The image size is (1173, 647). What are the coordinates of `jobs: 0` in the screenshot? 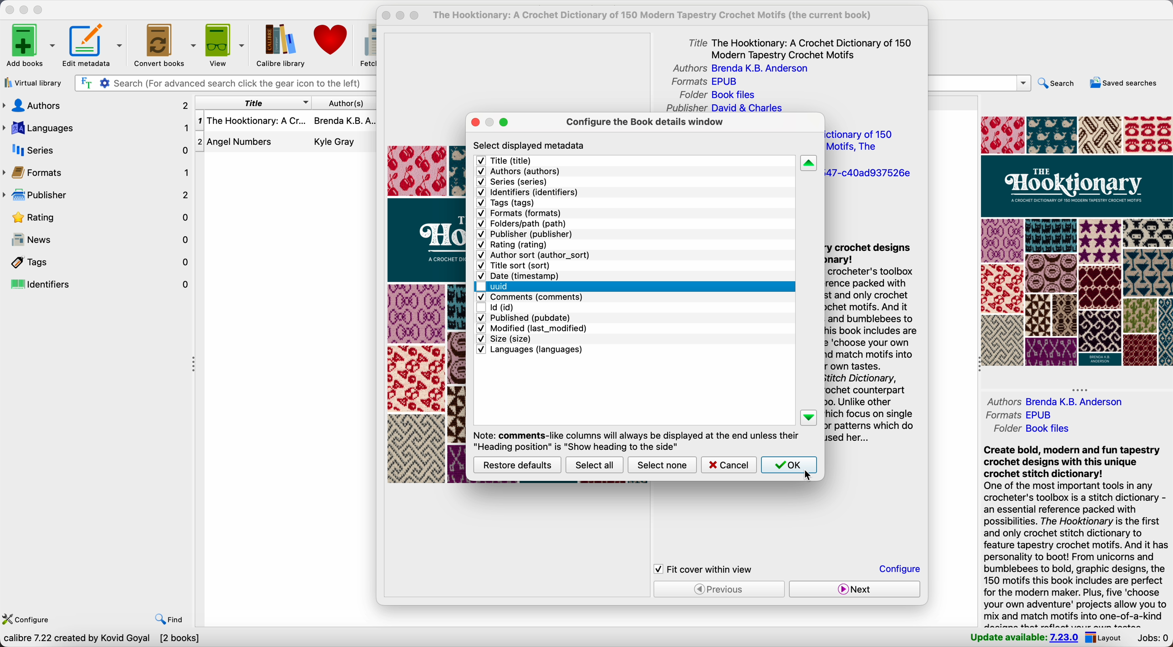 It's located at (1152, 638).